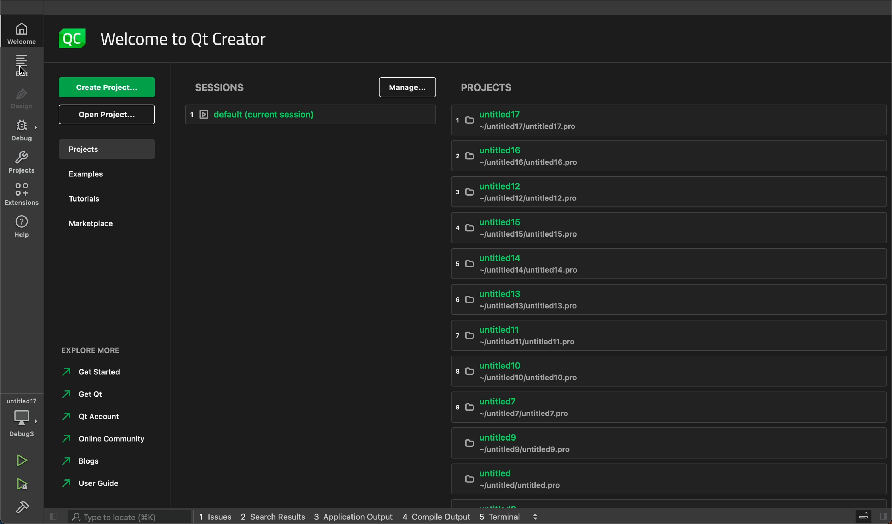 The height and width of the screenshot is (524, 892). Describe the element at coordinates (90, 349) in the screenshot. I see `Explore More` at that location.